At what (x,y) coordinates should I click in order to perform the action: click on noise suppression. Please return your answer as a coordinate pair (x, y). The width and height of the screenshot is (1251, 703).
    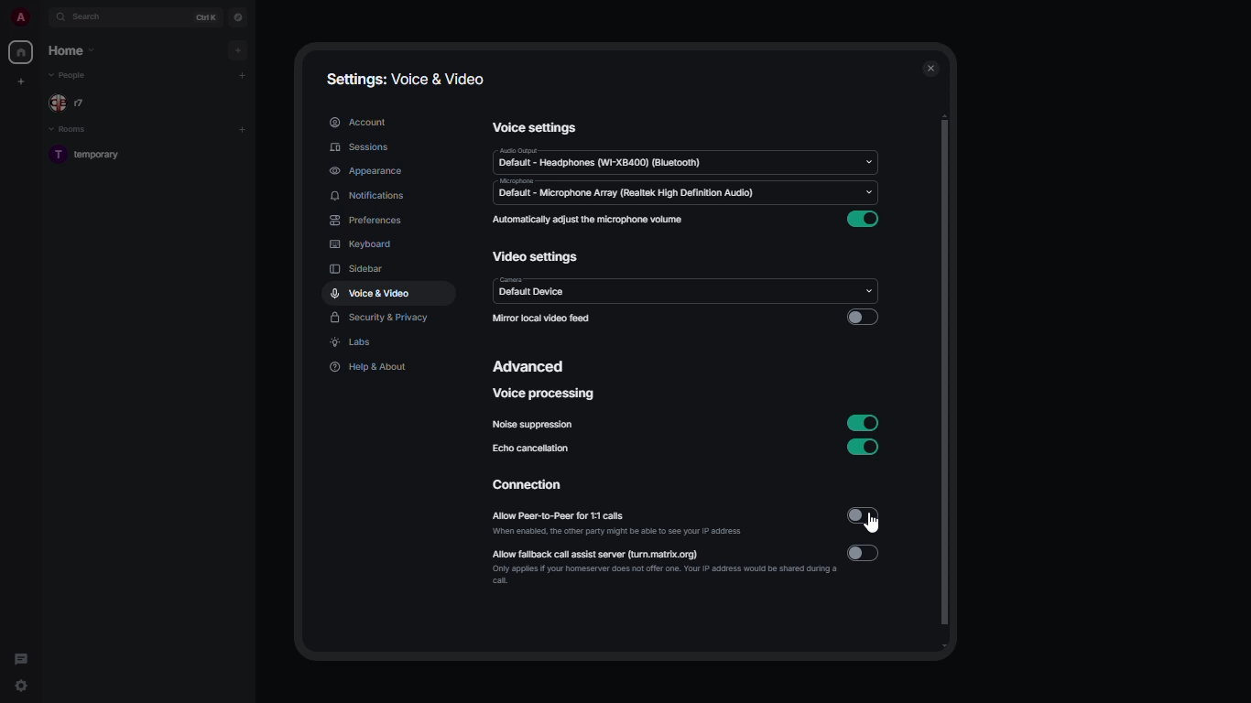
    Looking at the image, I should click on (530, 425).